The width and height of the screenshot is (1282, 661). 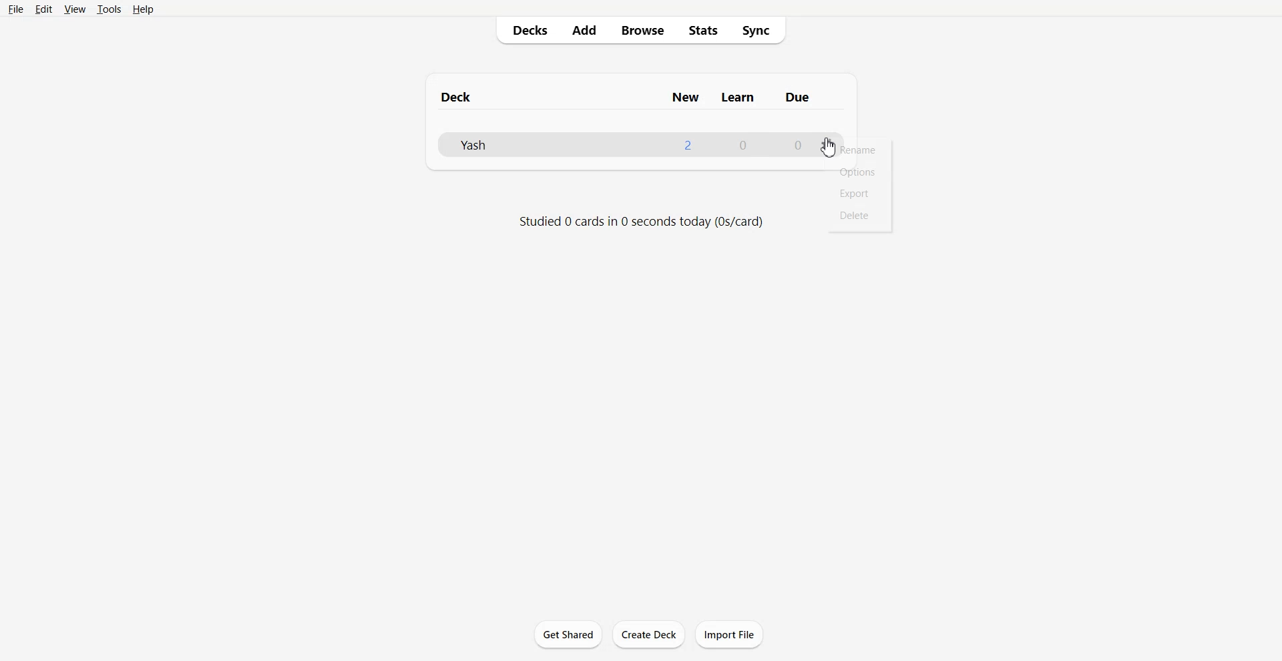 I want to click on File, so click(x=16, y=10).